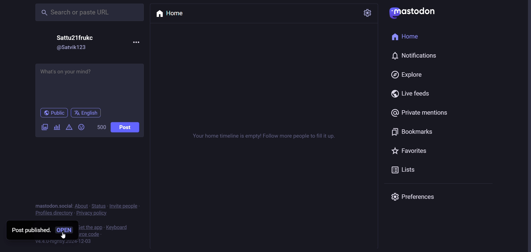  I want to click on Search or paste URL, so click(92, 12).